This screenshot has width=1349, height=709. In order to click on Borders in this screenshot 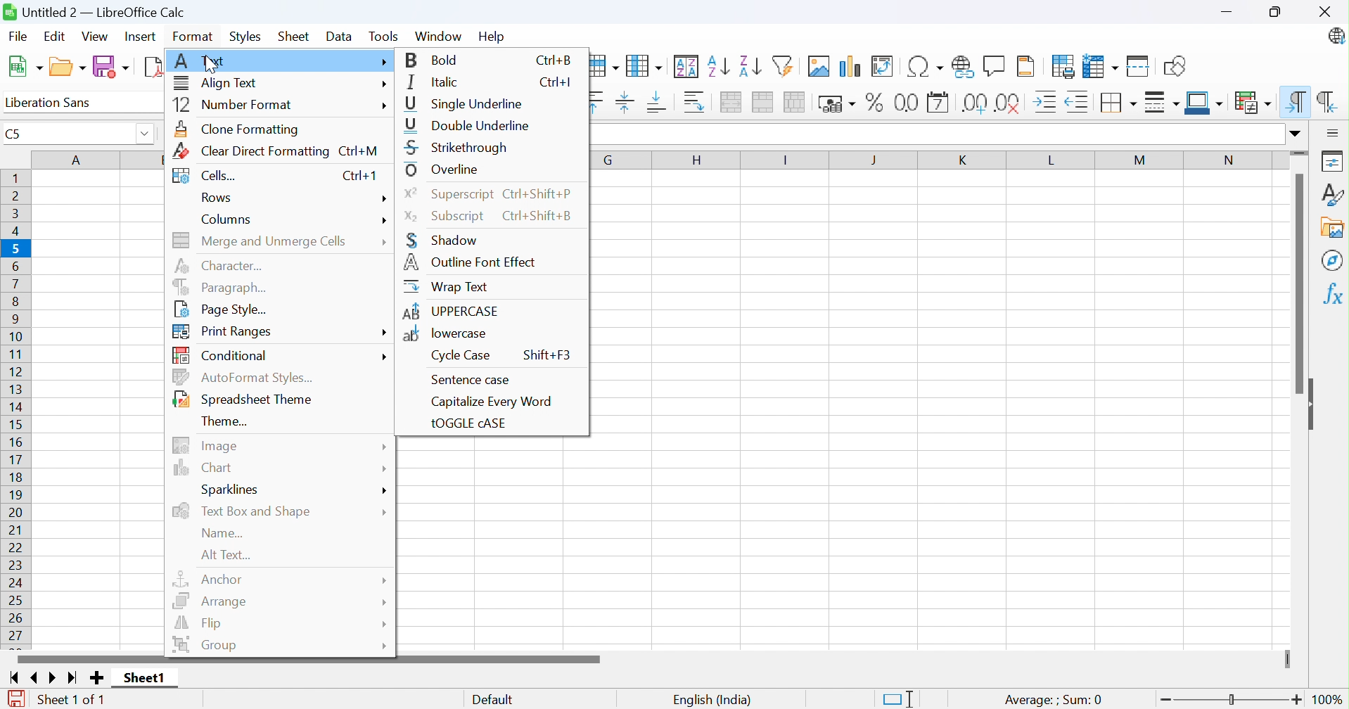, I will do `click(1120, 103)`.